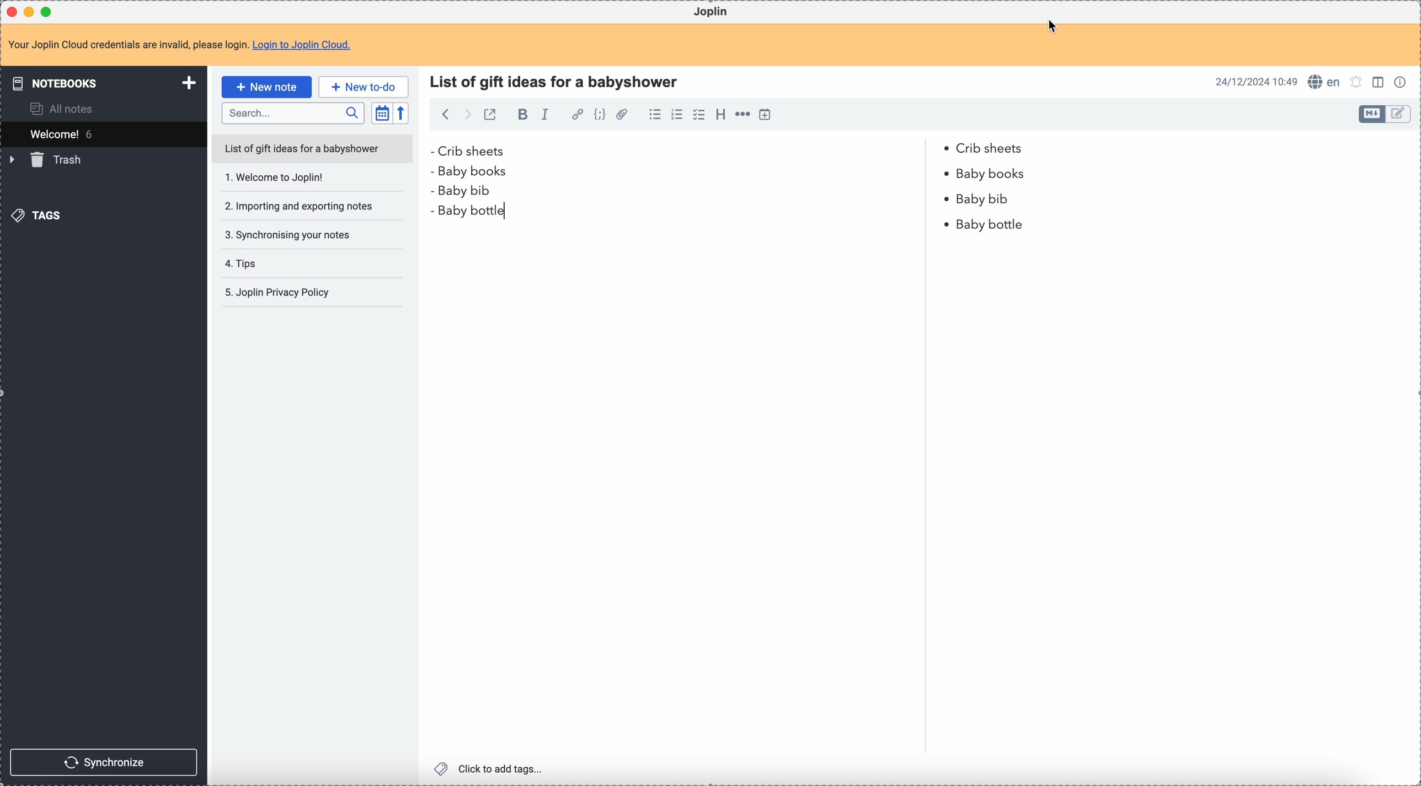  I want to click on toggle external editing, so click(489, 114).